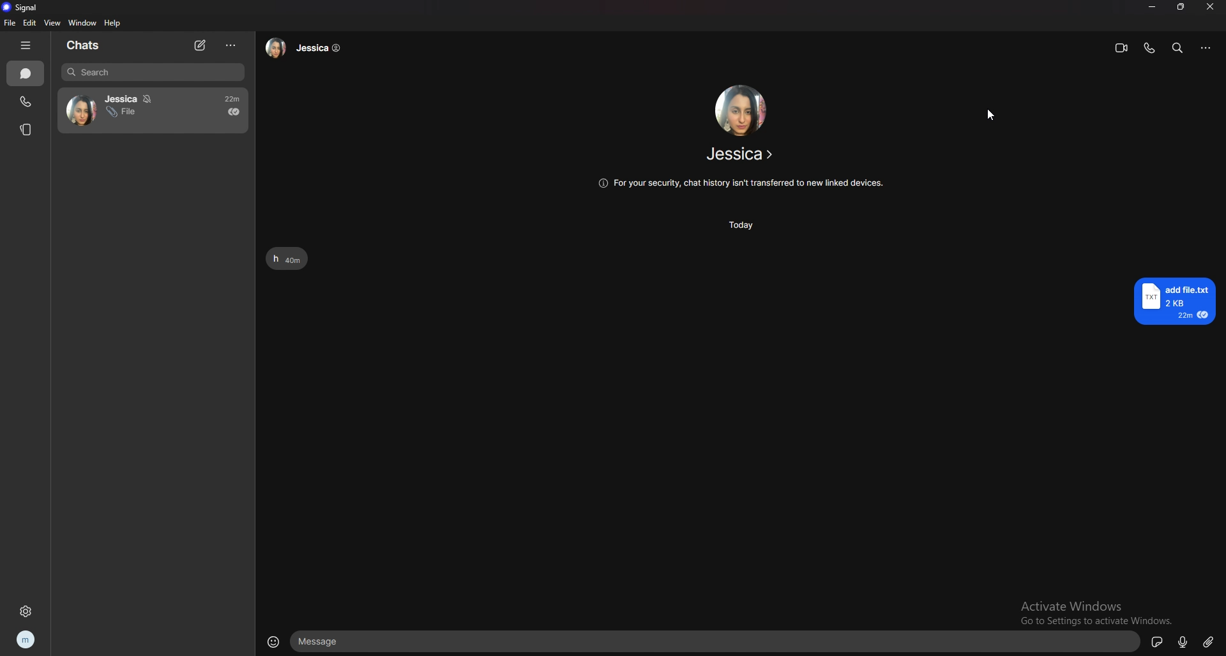 This screenshot has height=656, width=1226. What do you see at coordinates (82, 22) in the screenshot?
I see `window` at bounding box center [82, 22].